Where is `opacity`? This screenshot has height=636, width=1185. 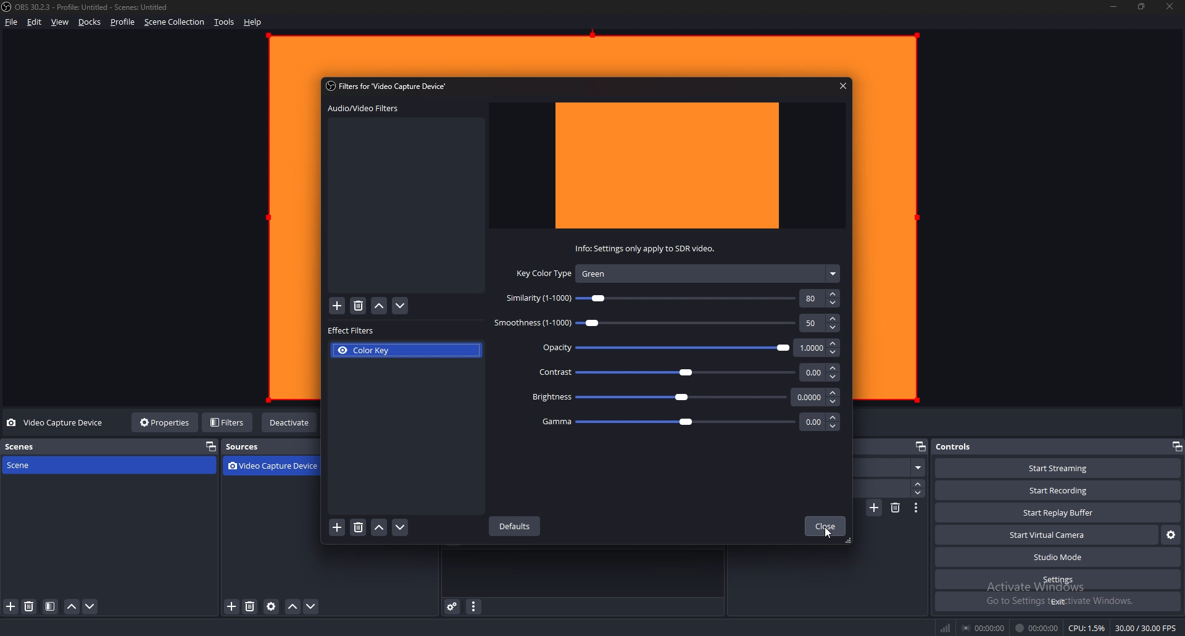
opacity is located at coordinates (685, 347).